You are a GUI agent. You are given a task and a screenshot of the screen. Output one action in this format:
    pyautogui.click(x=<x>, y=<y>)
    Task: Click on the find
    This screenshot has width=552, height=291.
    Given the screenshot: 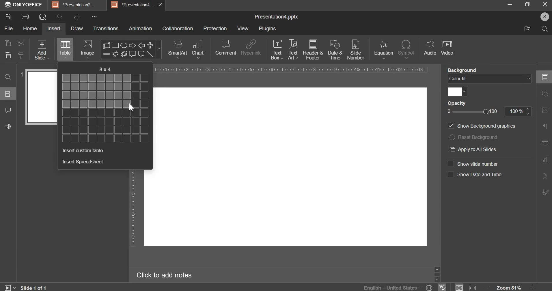 What is the action you would take?
    pyautogui.click(x=8, y=77)
    